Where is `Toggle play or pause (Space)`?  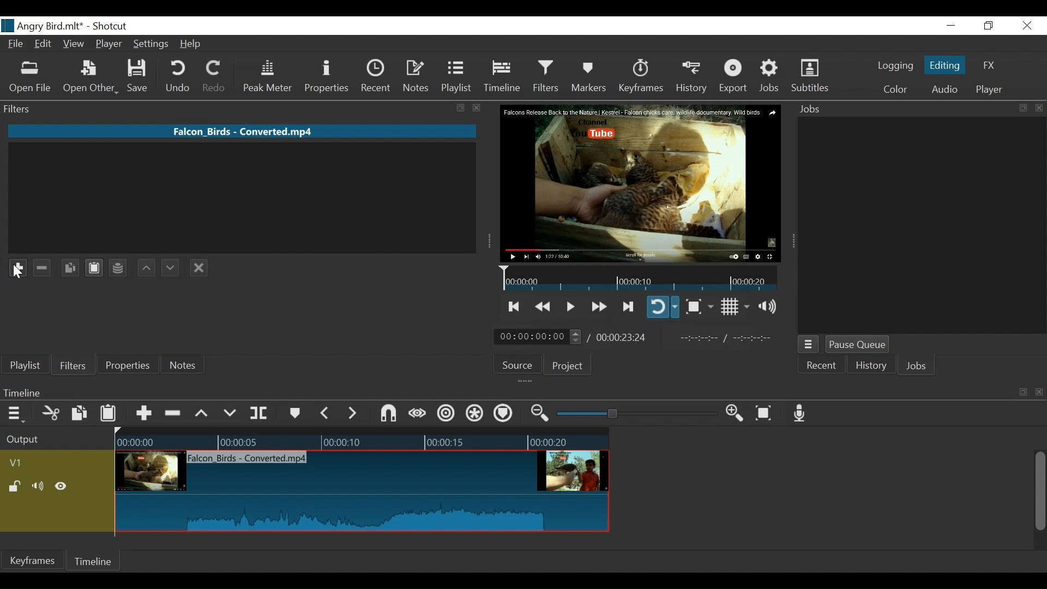 Toggle play or pause (Space) is located at coordinates (569, 308).